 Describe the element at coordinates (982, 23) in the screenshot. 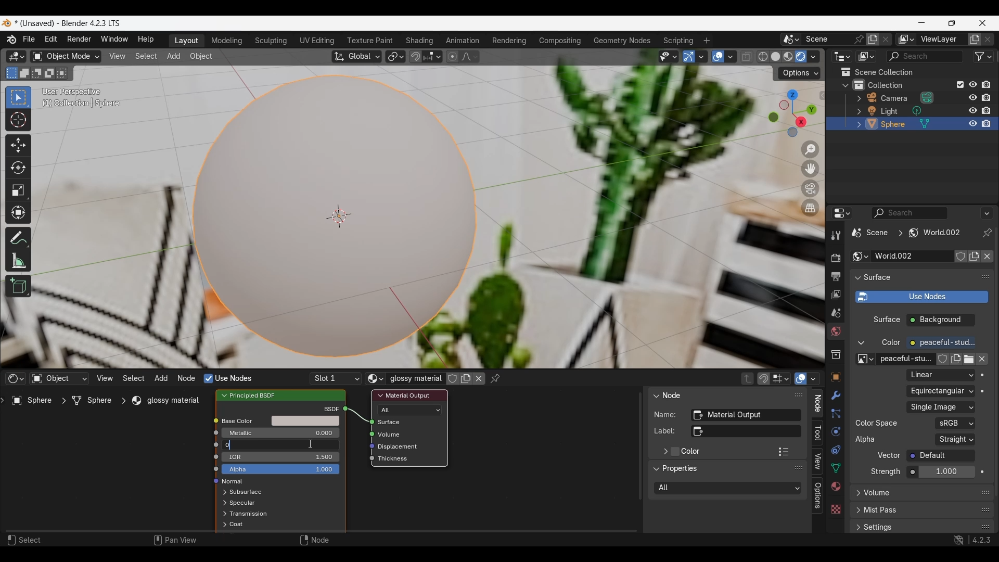

I see `Close interface` at that location.